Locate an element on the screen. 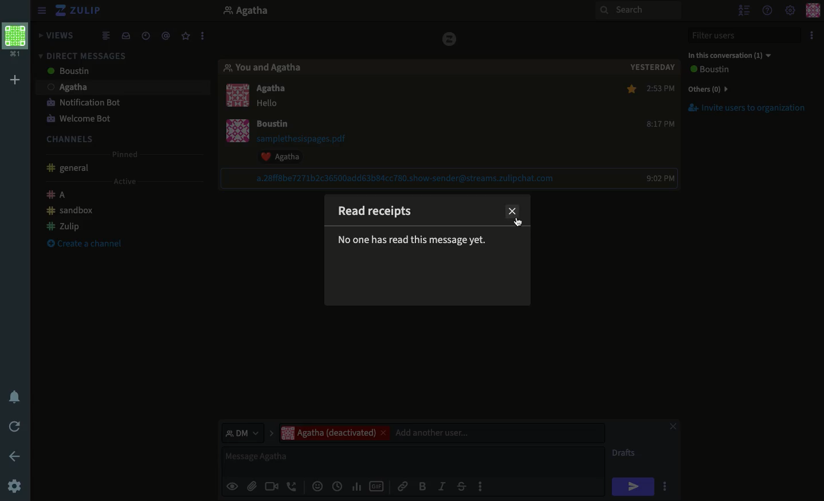 The image size is (824, 501). In this conversation is located at coordinates (729, 56).